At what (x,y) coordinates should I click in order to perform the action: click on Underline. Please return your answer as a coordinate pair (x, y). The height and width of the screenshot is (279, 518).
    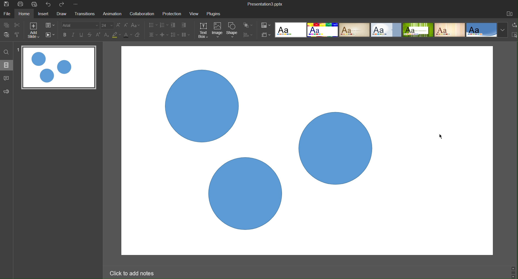
    Looking at the image, I should click on (82, 35).